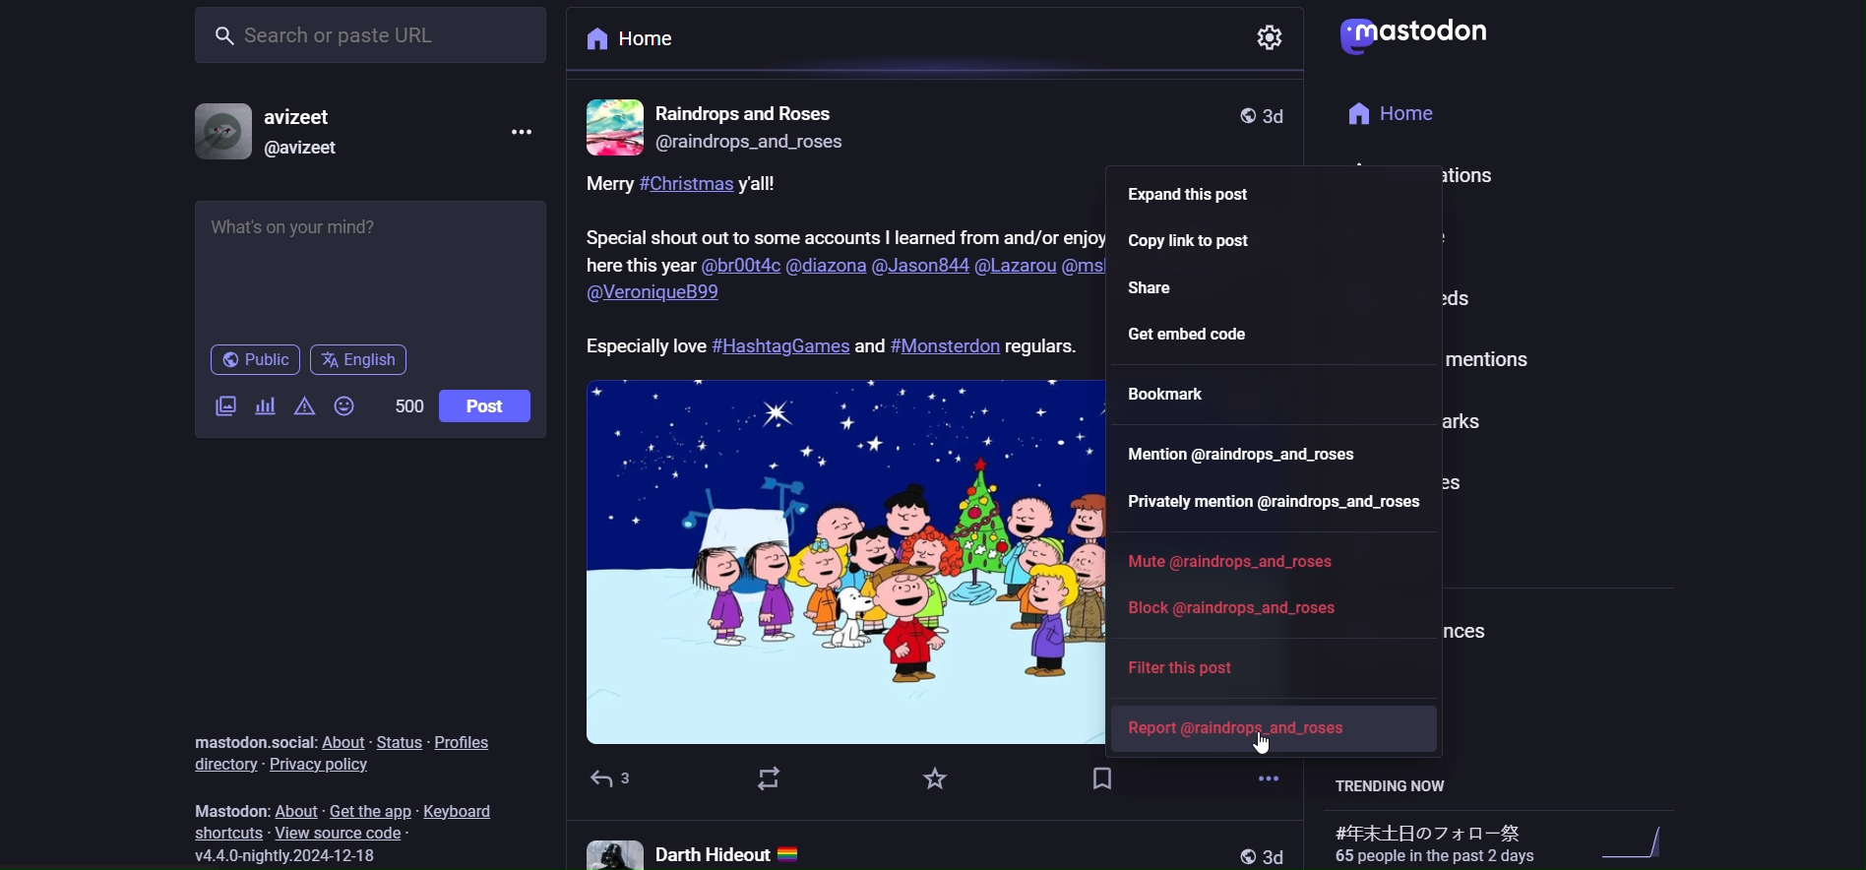 This screenshot has height=870, width=1866. Describe the element at coordinates (367, 261) in the screenshot. I see `post here` at that location.